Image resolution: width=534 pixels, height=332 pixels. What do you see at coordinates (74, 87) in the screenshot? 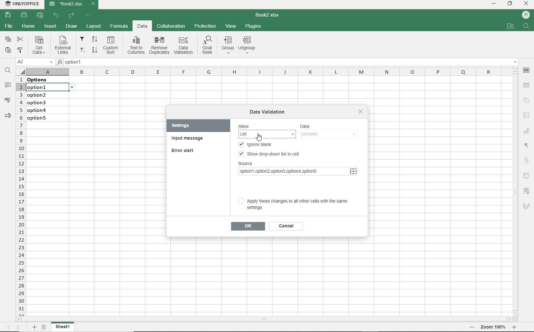
I see `options` at bounding box center [74, 87].